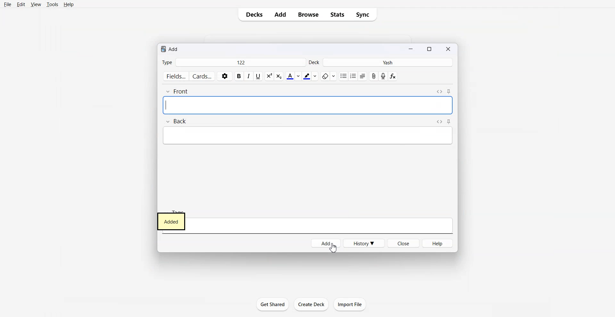 The height and width of the screenshot is (317, 615). I want to click on create Deck, so click(311, 304).